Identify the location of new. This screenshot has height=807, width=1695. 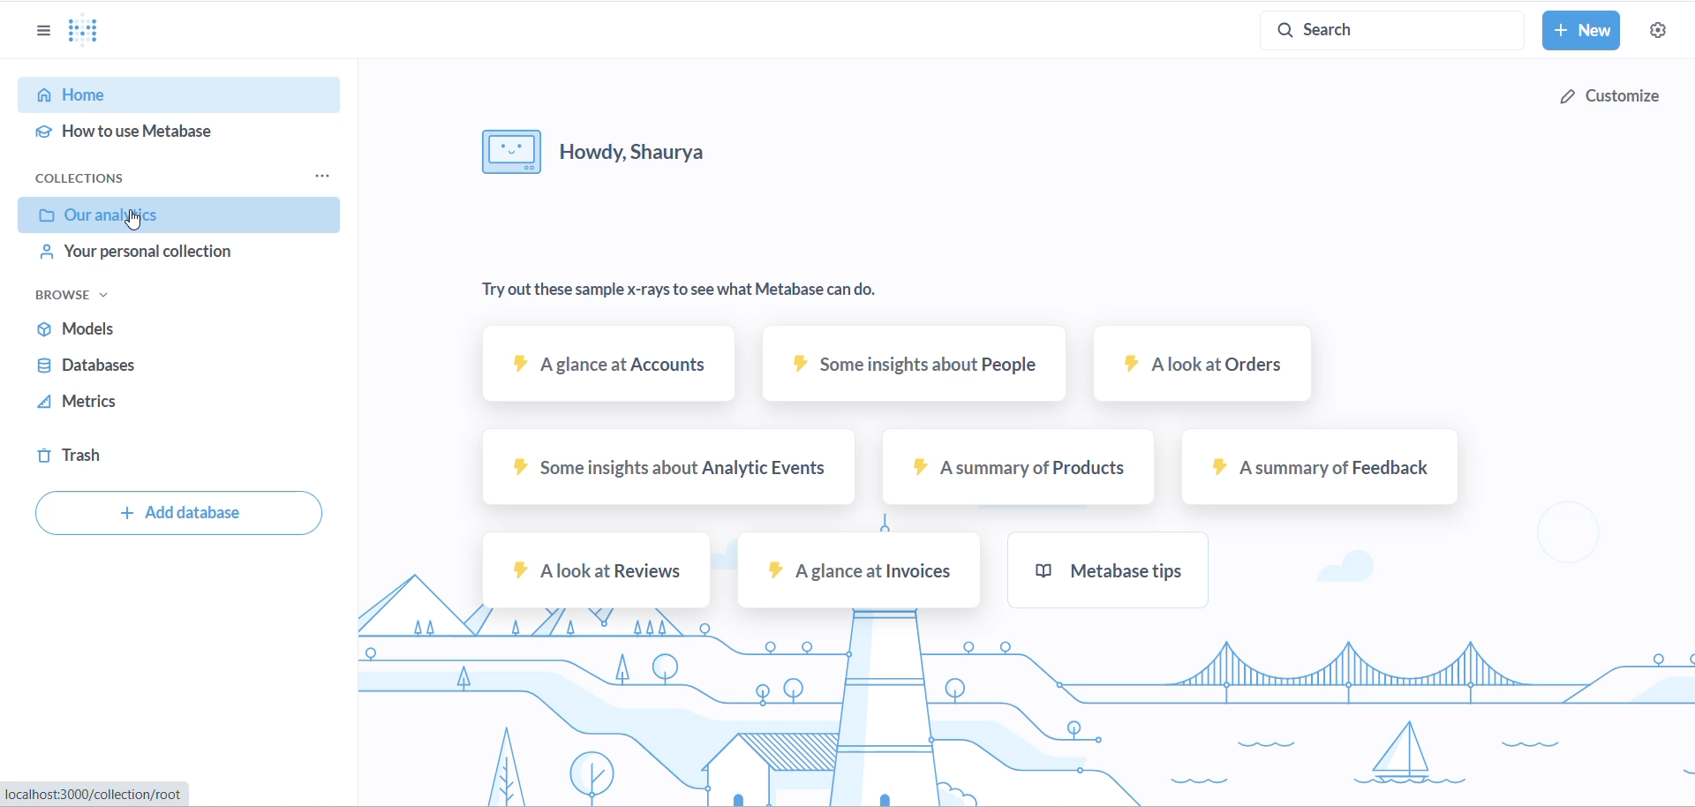
(1581, 32).